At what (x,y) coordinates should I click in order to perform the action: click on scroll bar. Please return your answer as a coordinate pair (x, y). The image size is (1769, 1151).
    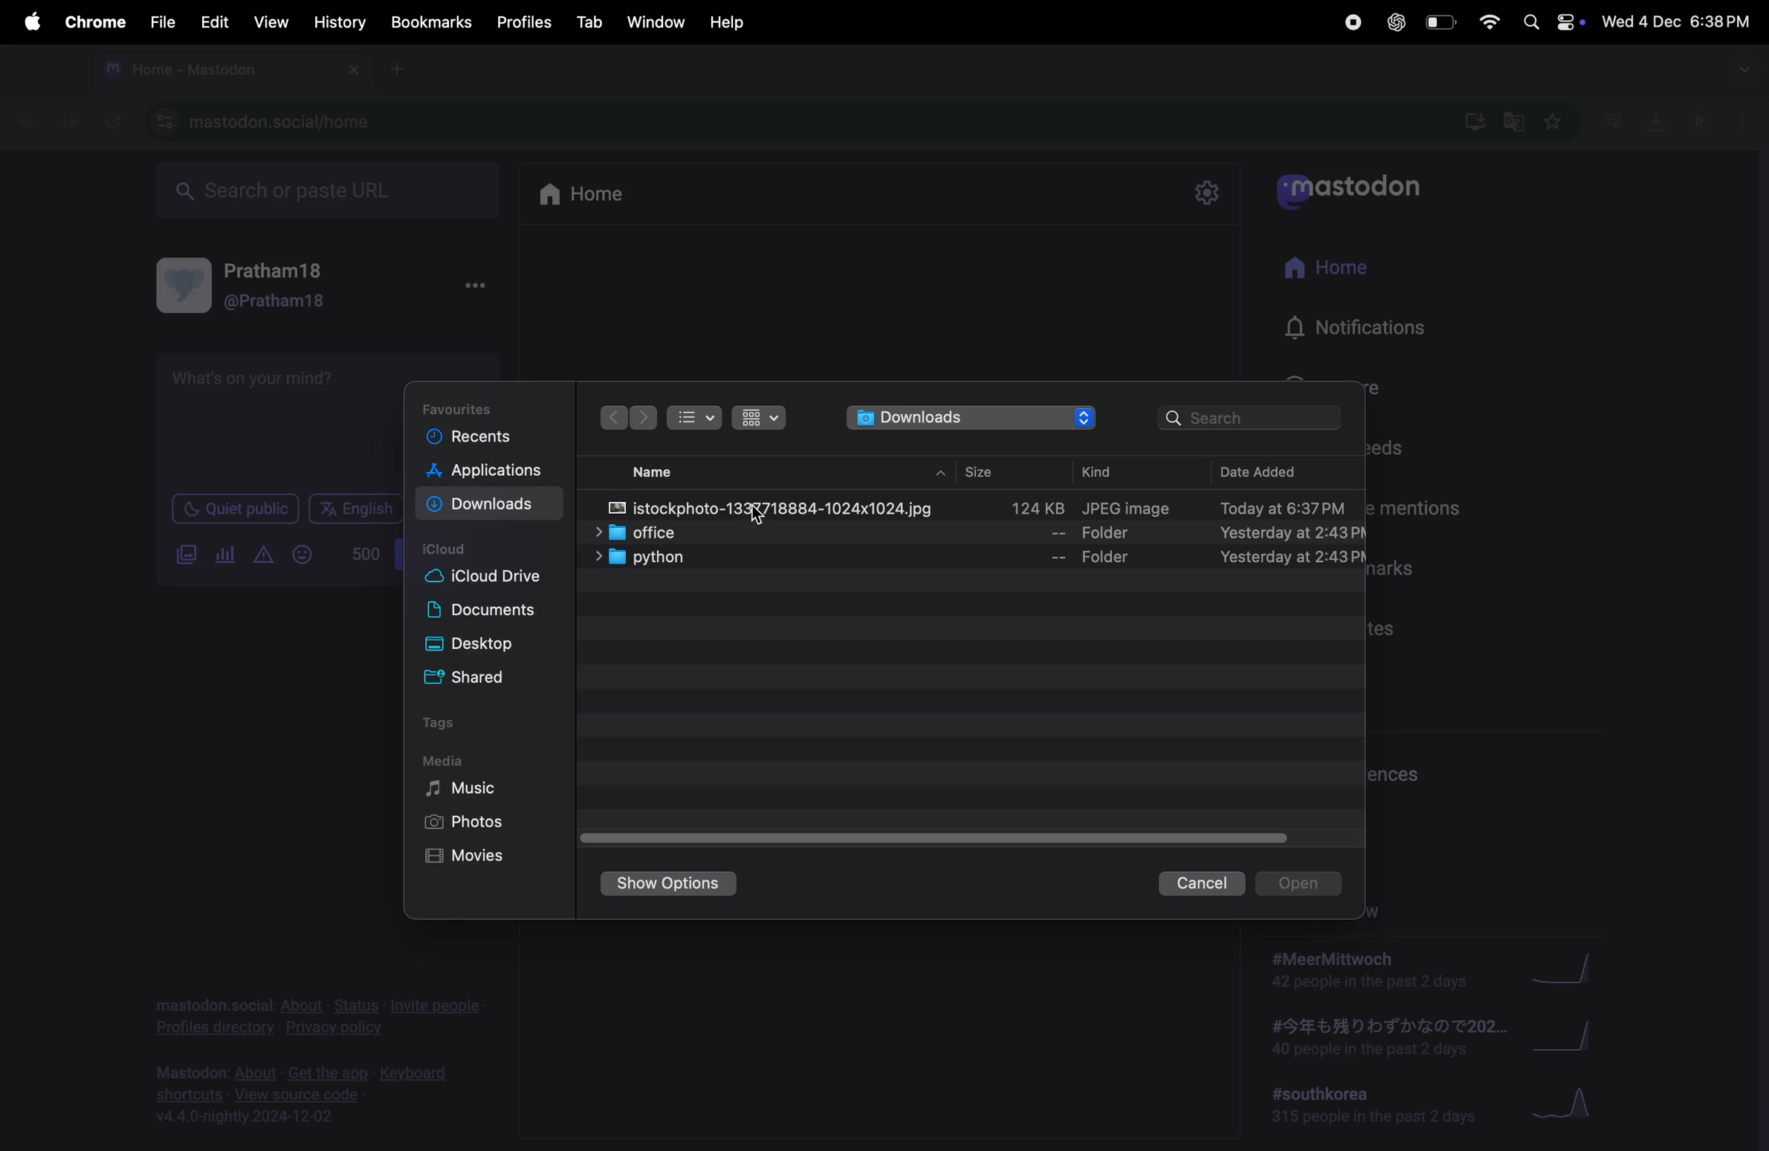
    Looking at the image, I should click on (928, 835).